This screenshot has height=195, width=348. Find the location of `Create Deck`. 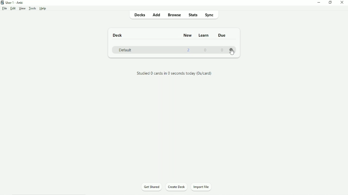

Create Deck is located at coordinates (177, 187).